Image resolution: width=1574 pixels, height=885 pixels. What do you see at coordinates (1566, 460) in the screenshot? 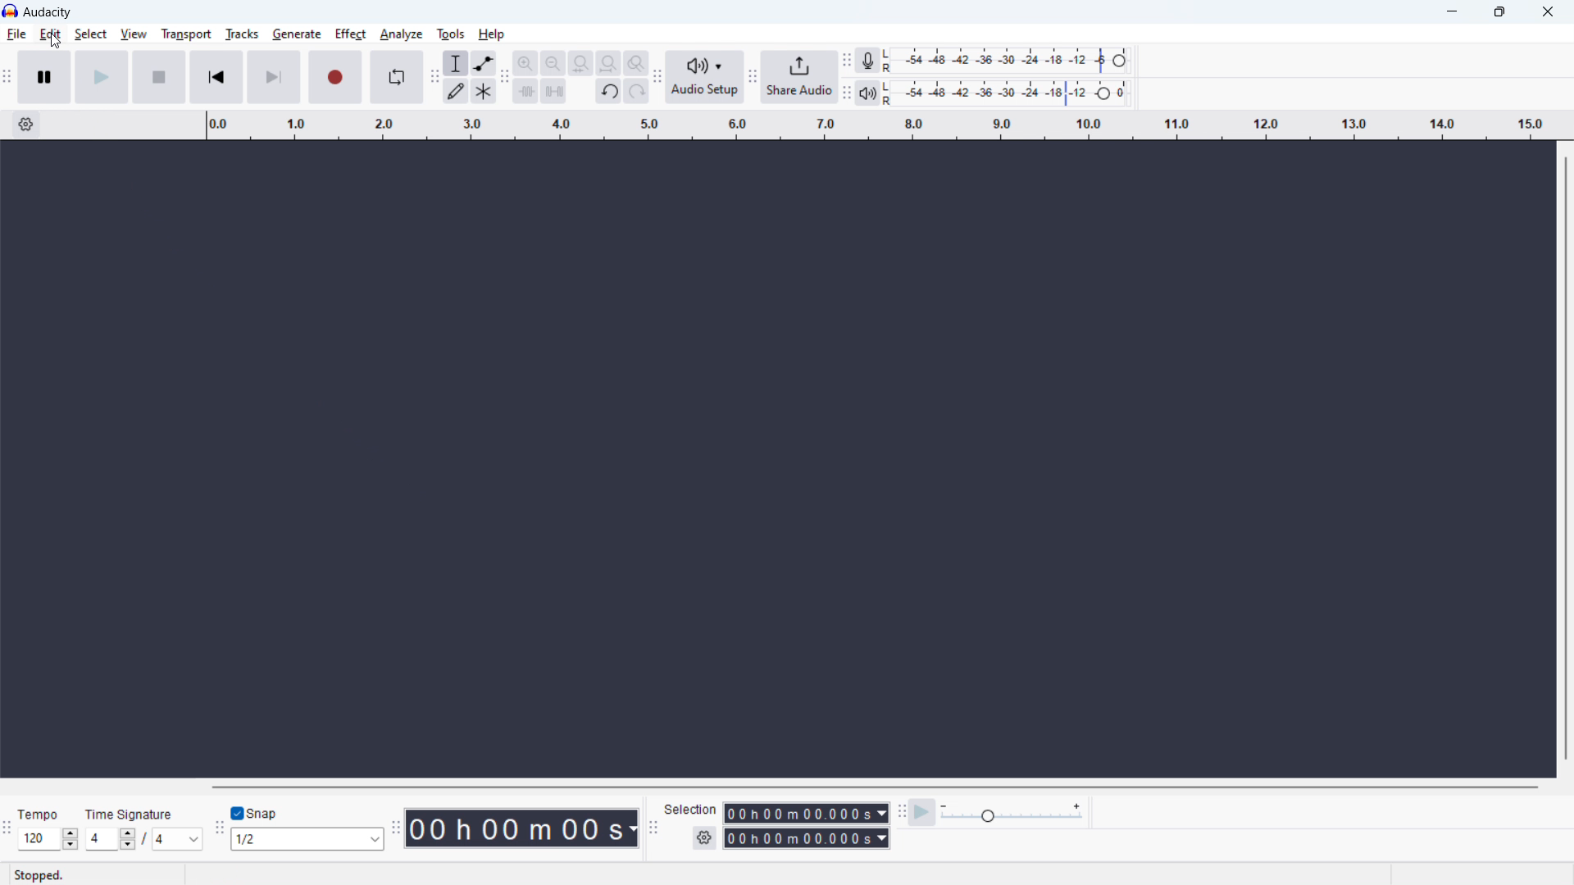
I see `vertical scrollbar` at bounding box center [1566, 460].